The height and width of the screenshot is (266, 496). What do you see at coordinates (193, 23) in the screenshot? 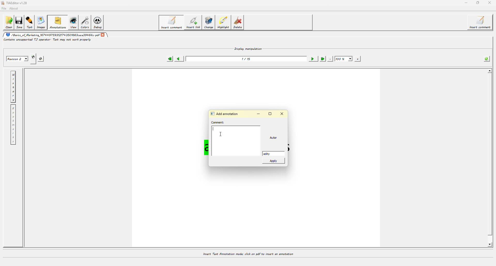
I see `insert link` at bounding box center [193, 23].